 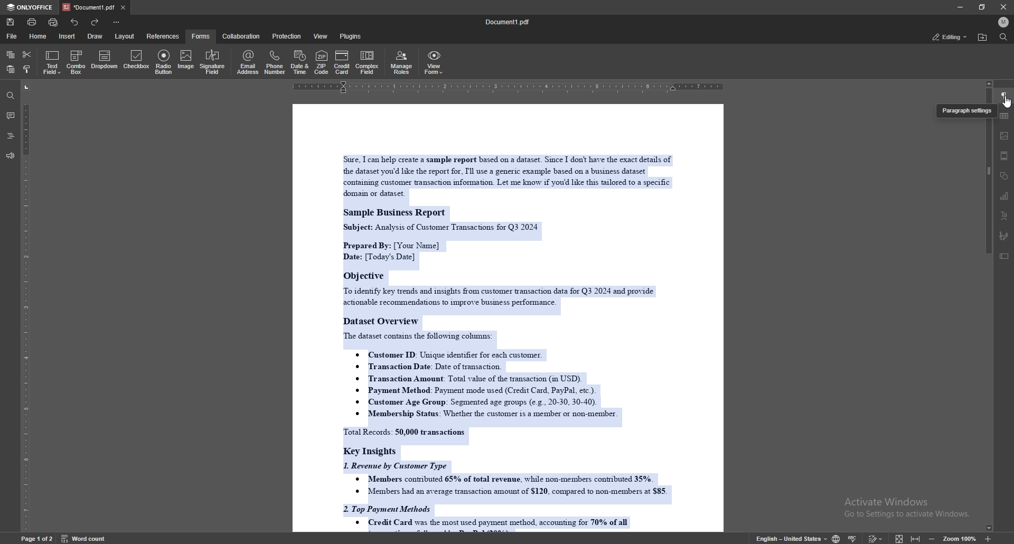 I want to click on scroll bar, so click(x=990, y=326).